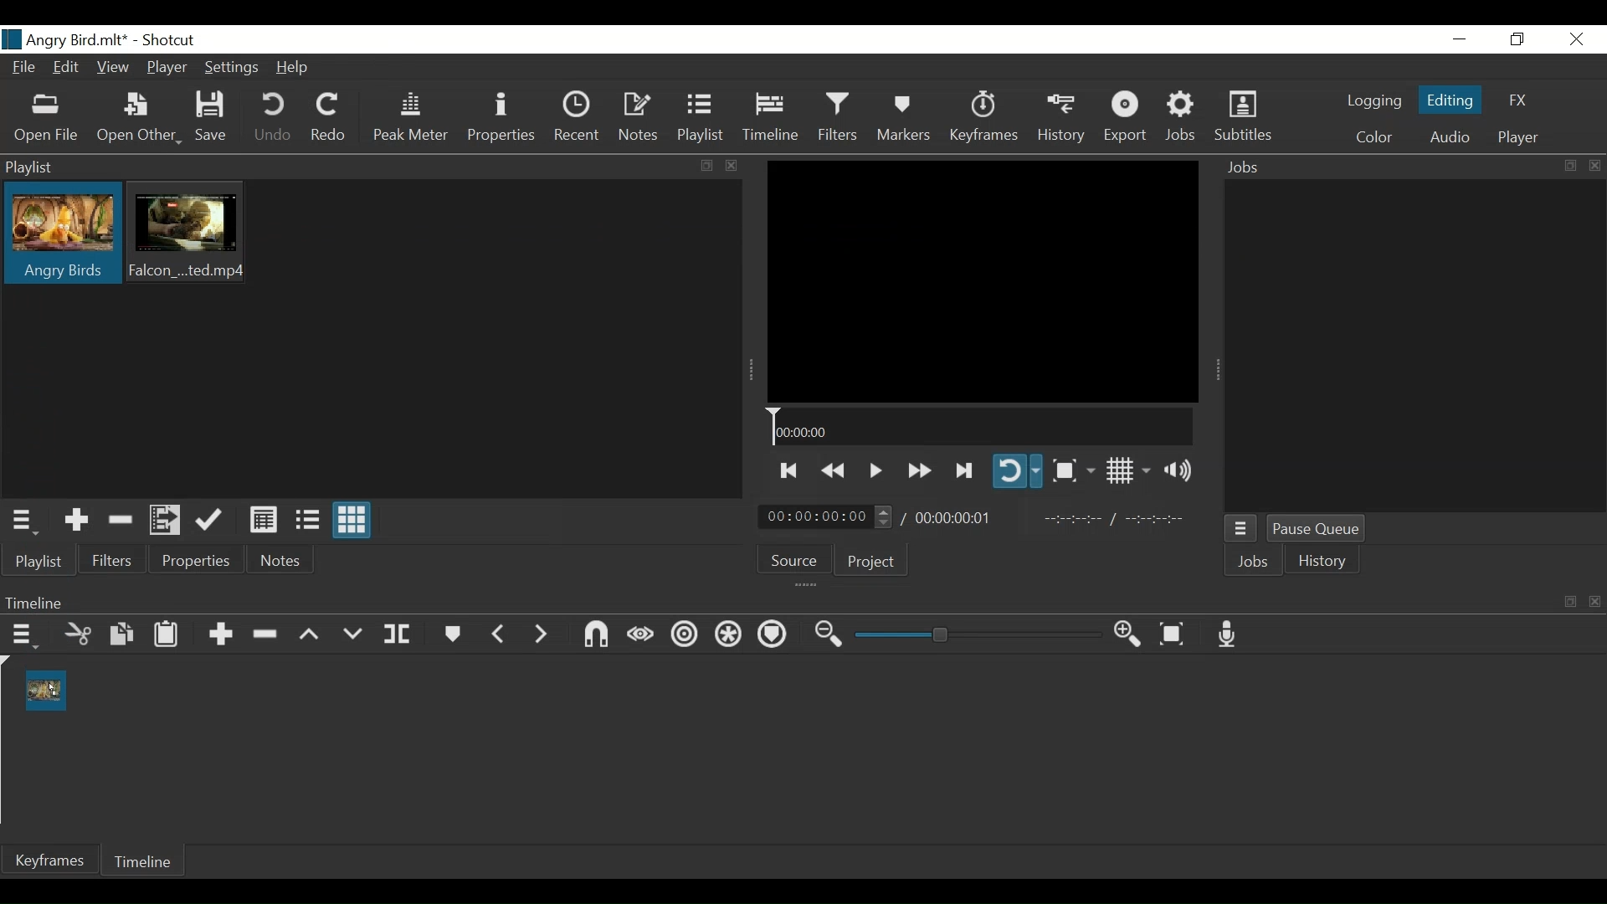 The height and width of the screenshot is (904, 1607). I want to click on History, so click(1064, 120).